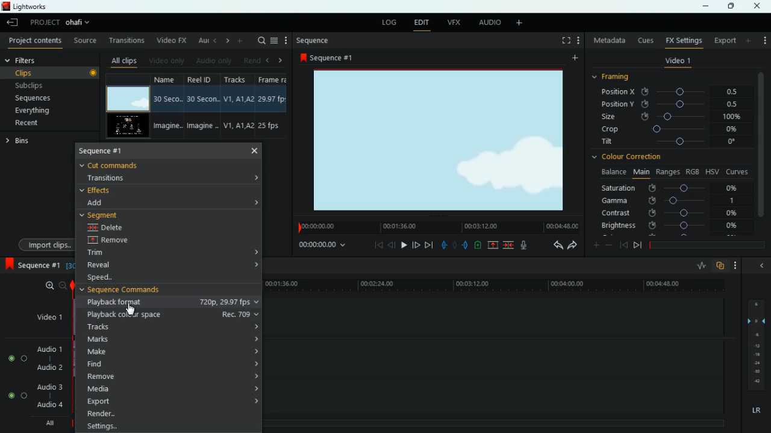 The height and width of the screenshot is (433, 771). Describe the element at coordinates (523, 246) in the screenshot. I see `mic` at that location.